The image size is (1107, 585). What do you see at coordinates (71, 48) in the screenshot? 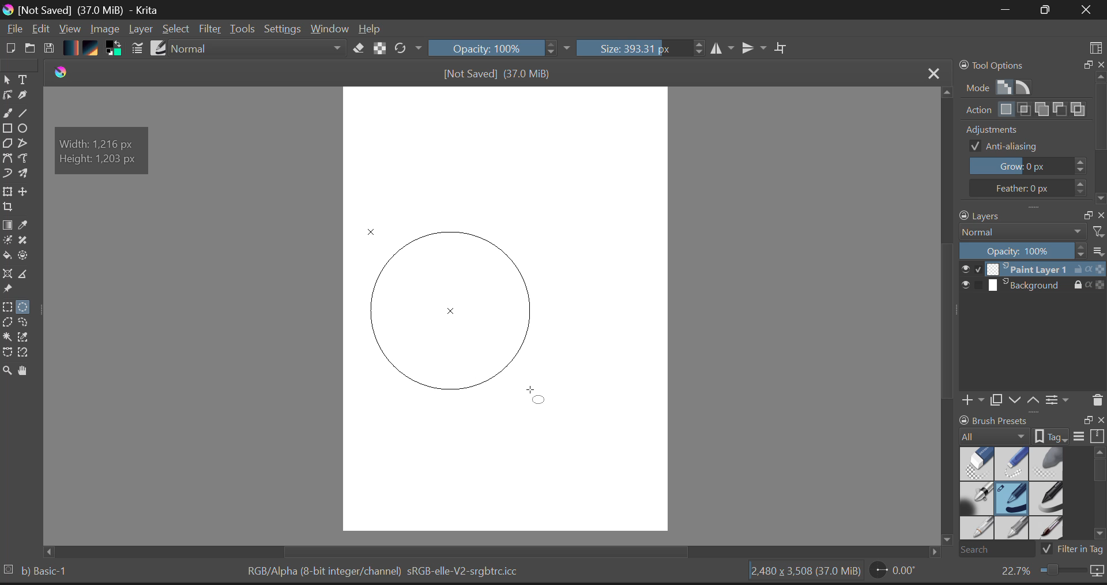
I see `Gradient` at bounding box center [71, 48].